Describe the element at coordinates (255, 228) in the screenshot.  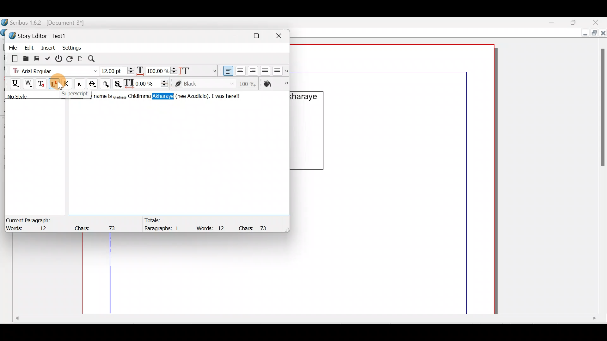
I see `Chars: 73` at that location.